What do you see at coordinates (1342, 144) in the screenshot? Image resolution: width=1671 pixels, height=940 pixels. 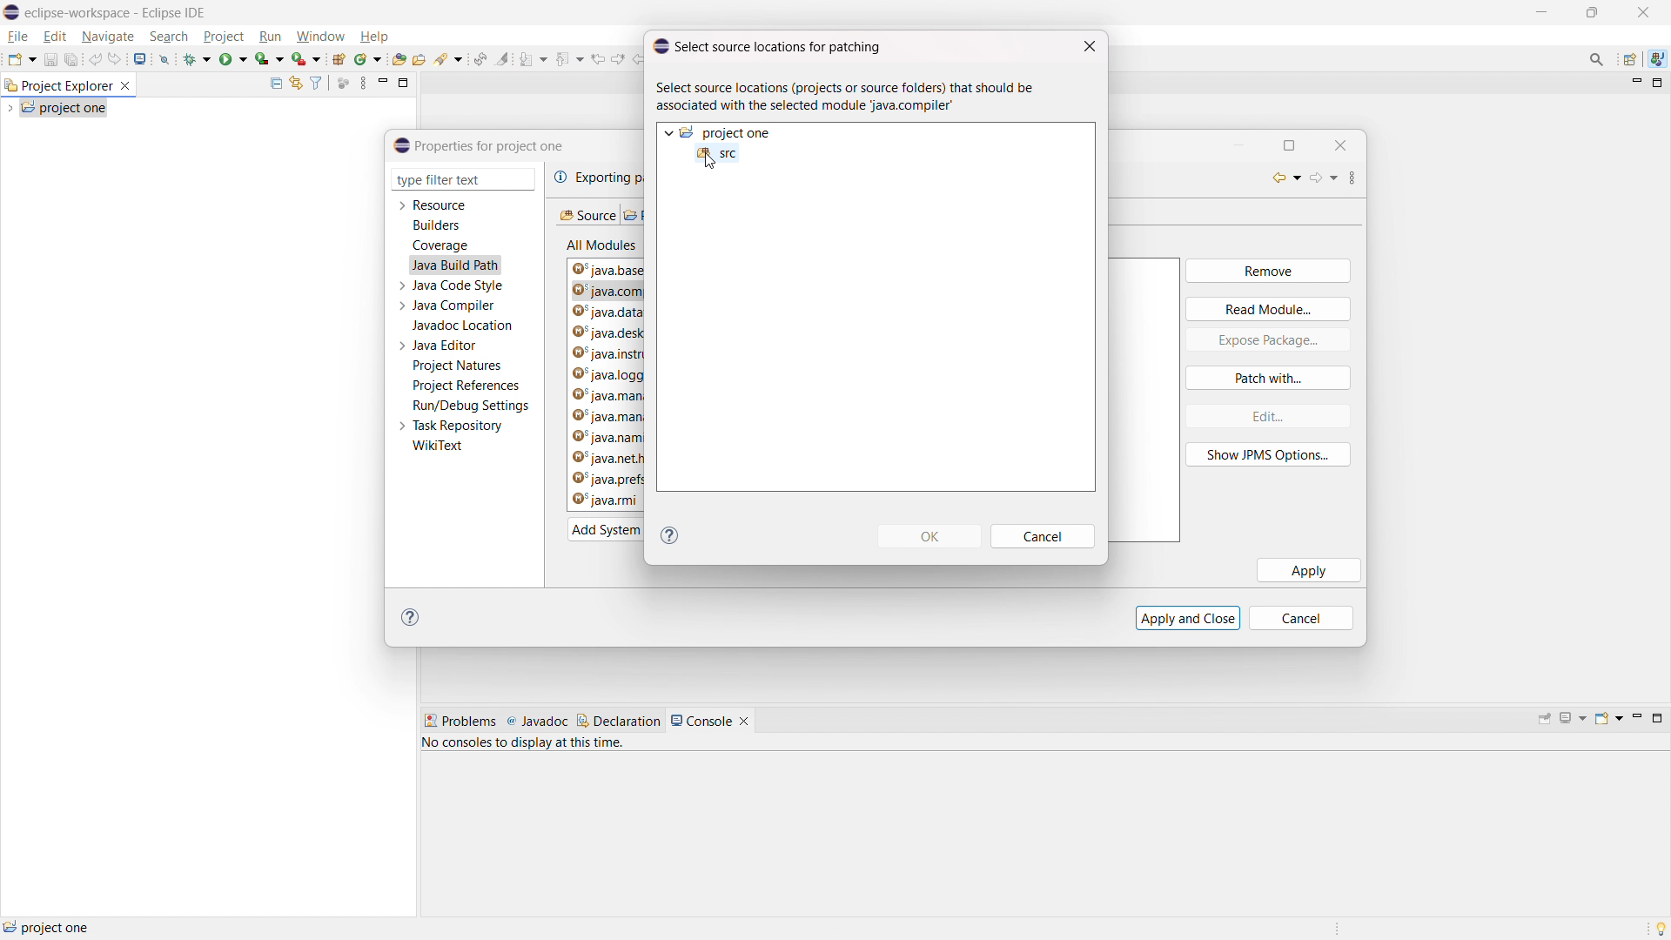 I see `close` at bounding box center [1342, 144].